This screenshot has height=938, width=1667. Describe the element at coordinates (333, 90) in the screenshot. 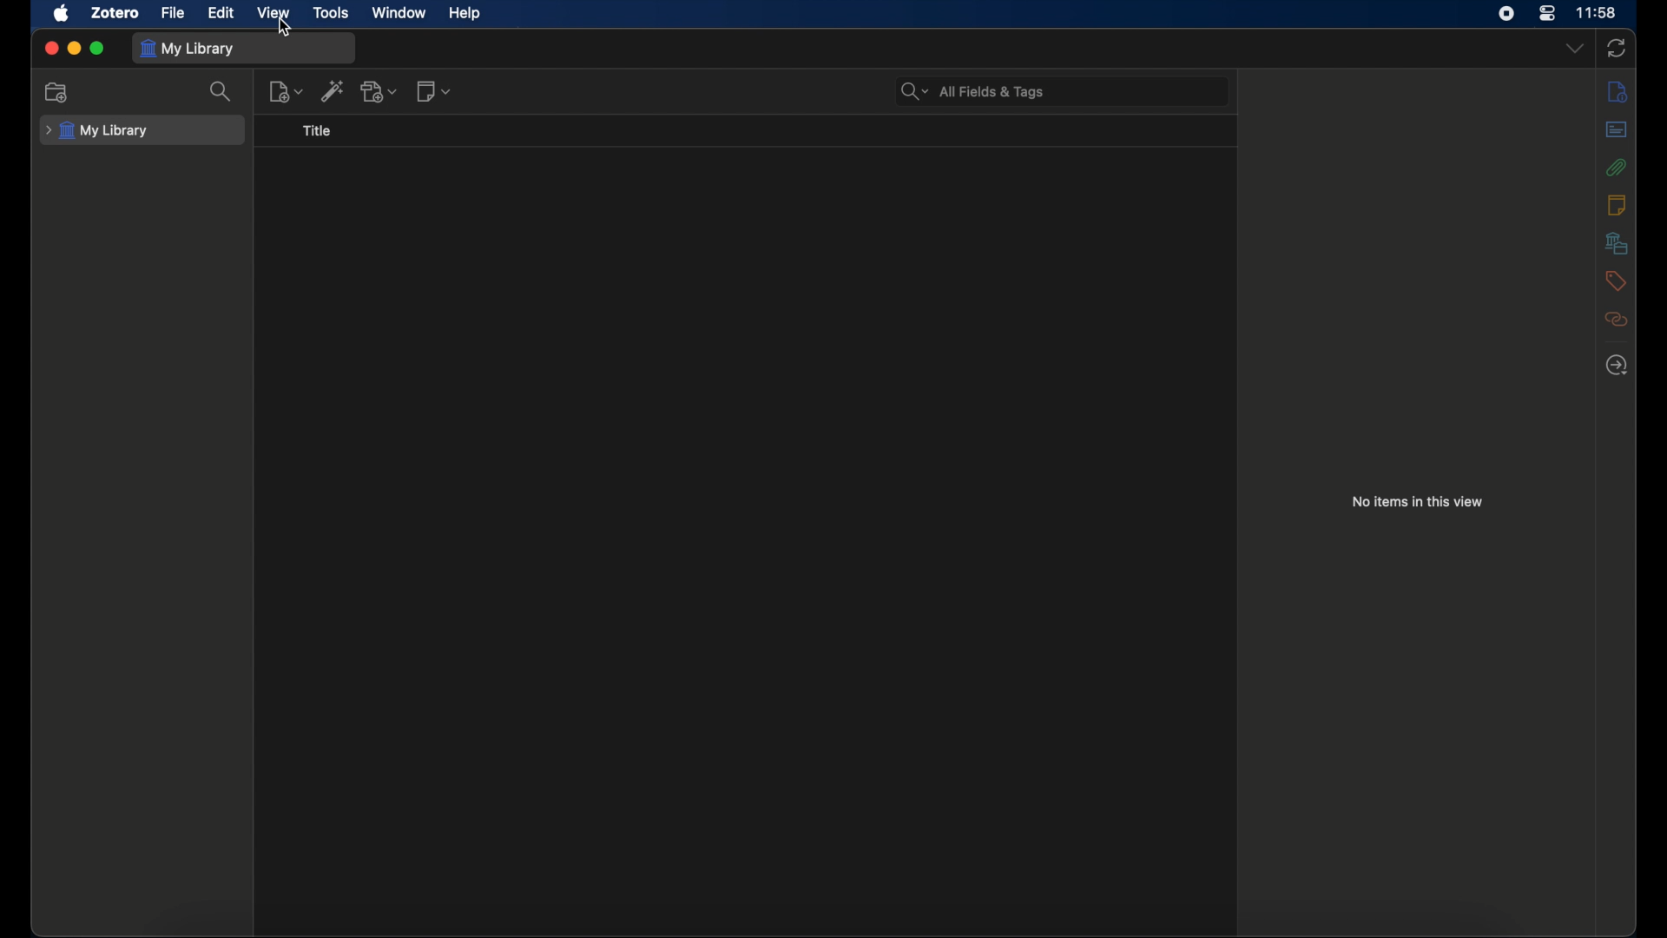

I see `add item by identifier` at that location.